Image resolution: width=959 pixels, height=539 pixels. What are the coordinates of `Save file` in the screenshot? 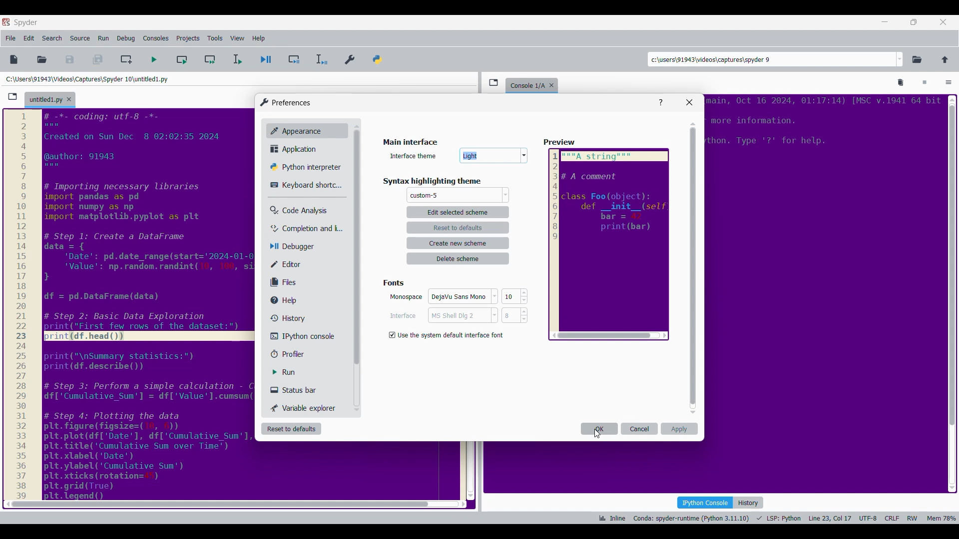 It's located at (70, 59).